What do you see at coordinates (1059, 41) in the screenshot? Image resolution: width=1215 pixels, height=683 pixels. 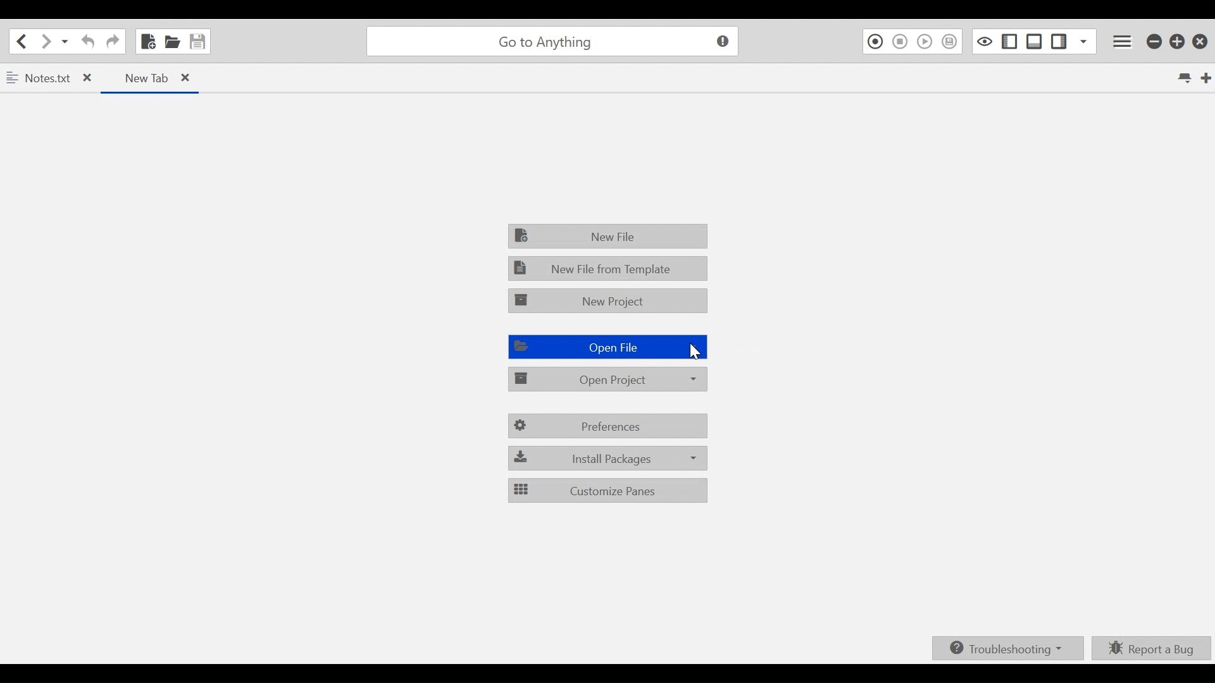 I see `Show/Hide Left Pane` at bounding box center [1059, 41].